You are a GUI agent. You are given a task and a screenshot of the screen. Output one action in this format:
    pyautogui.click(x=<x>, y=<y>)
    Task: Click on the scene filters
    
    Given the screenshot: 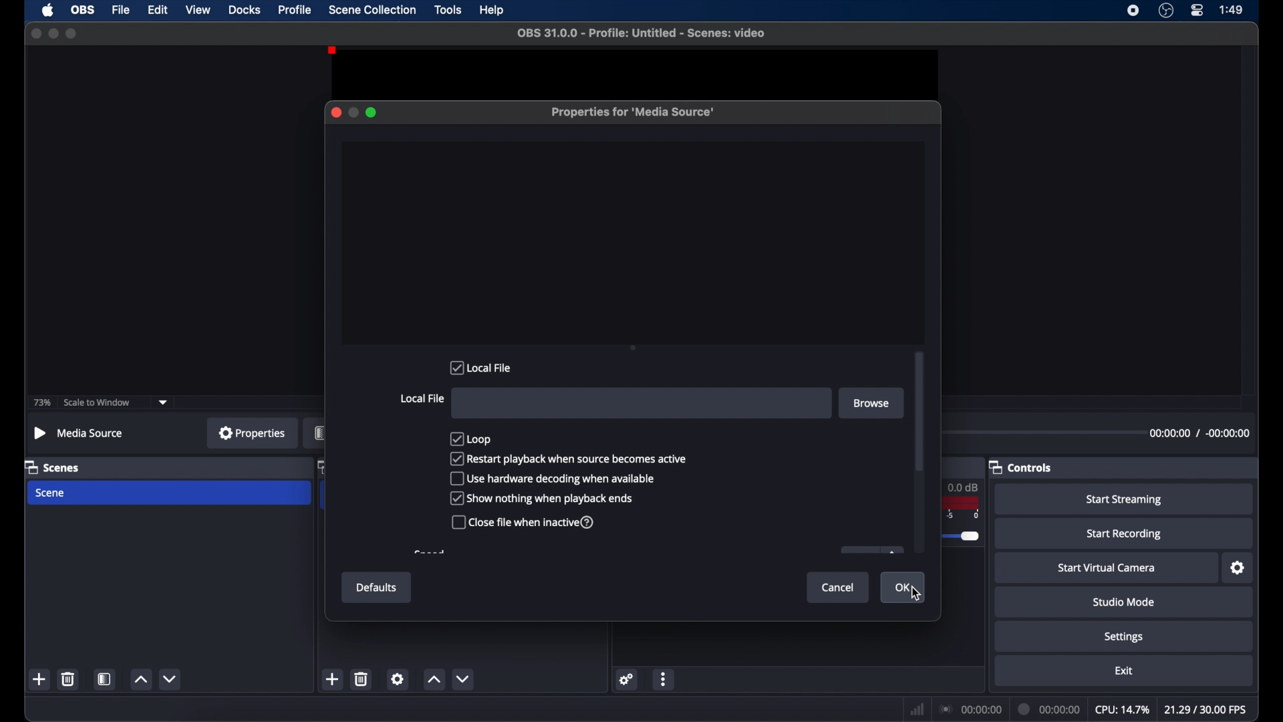 What is the action you would take?
    pyautogui.click(x=105, y=678)
    